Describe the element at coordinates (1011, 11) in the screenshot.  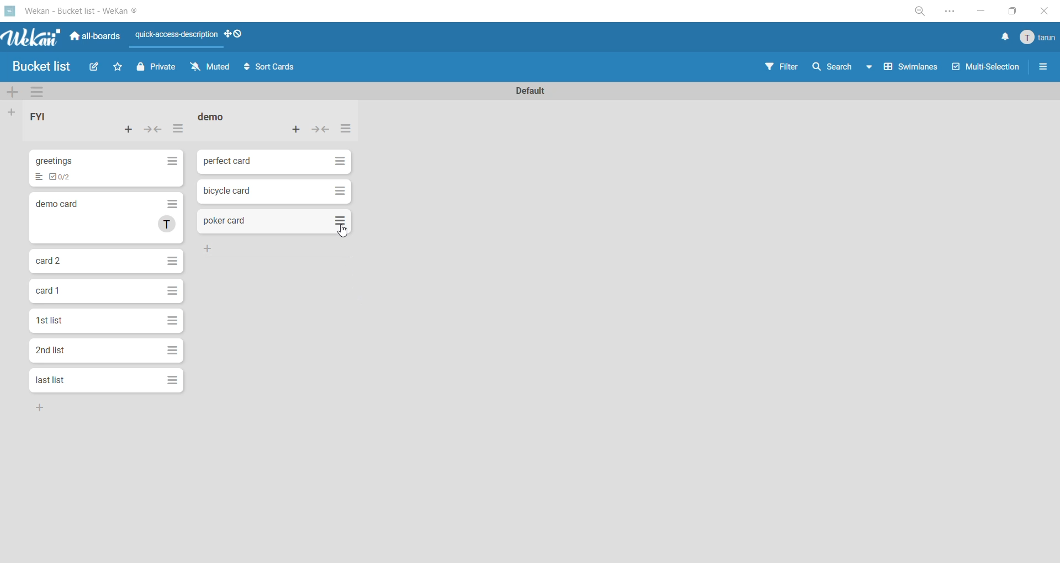
I see `maximize` at that location.